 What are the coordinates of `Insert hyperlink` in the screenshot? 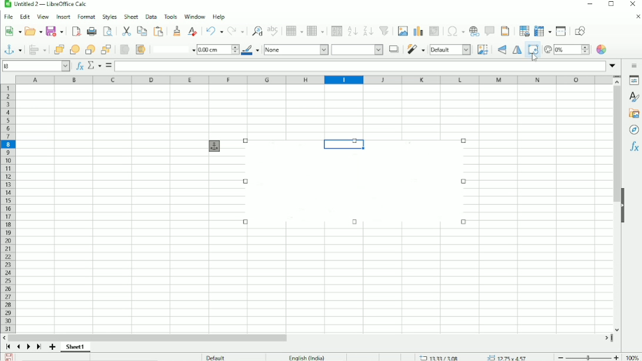 It's located at (474, 31).